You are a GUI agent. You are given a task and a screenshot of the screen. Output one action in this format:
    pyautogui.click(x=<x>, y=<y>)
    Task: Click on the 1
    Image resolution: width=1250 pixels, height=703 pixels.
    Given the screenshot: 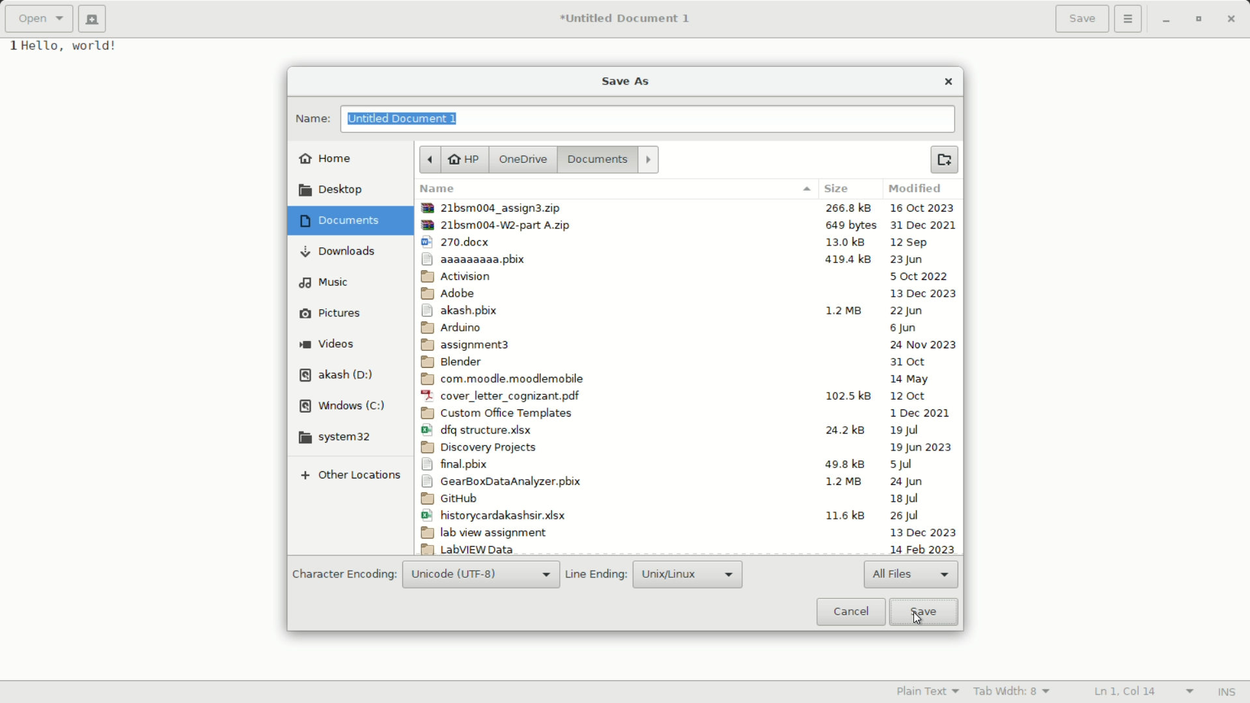 What is the action you would take?
    pyautogui.click(x=9, y=49)
    